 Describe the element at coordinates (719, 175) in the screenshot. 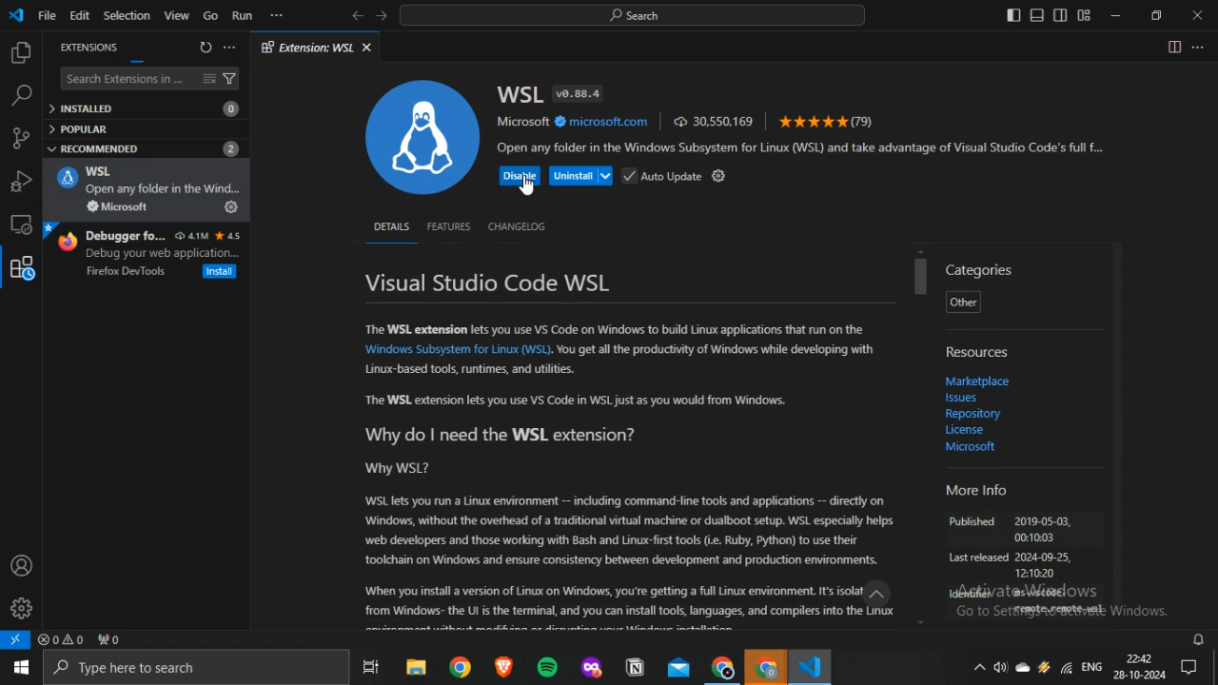

I see `settings` at that location.